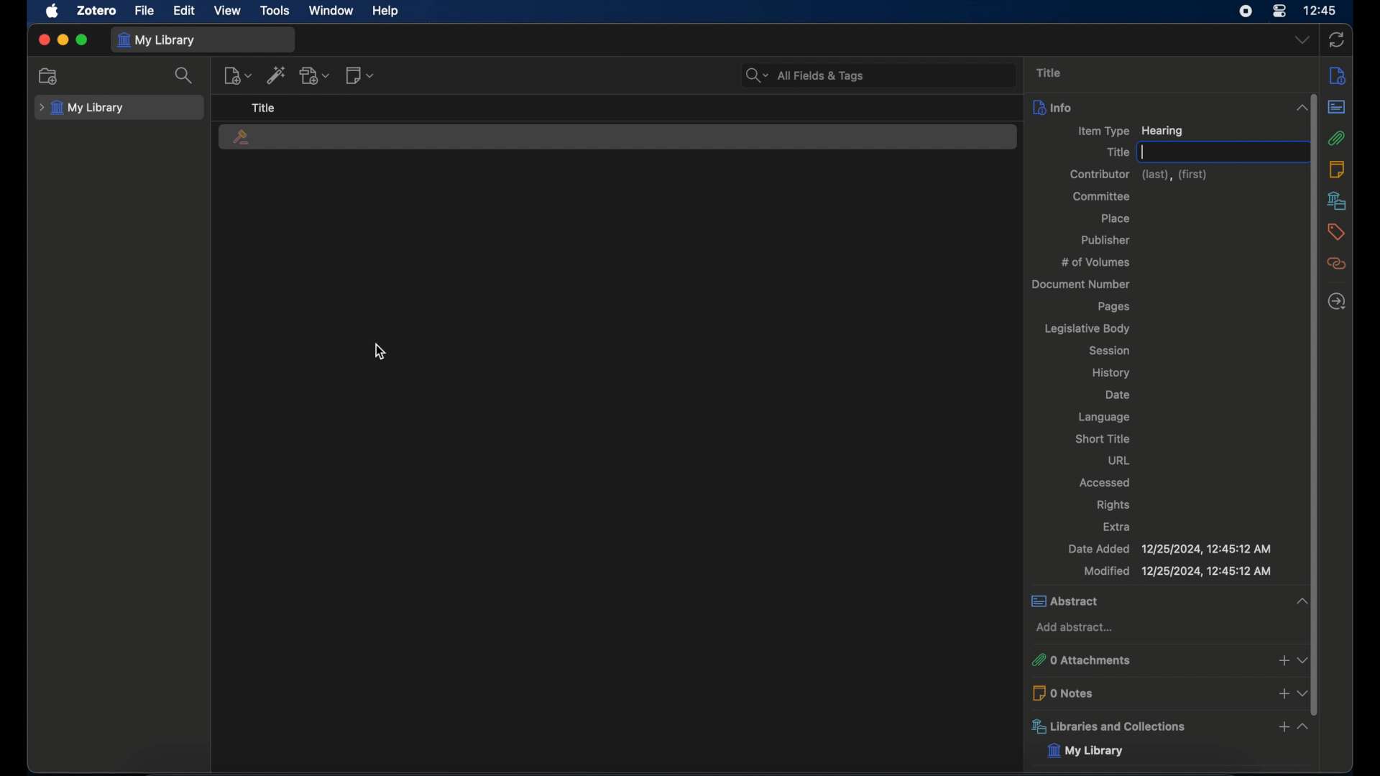 The image size is (1380, 776). Describe the element at coordinates (1112, 373) in the screenshot. I see `history` at that location.